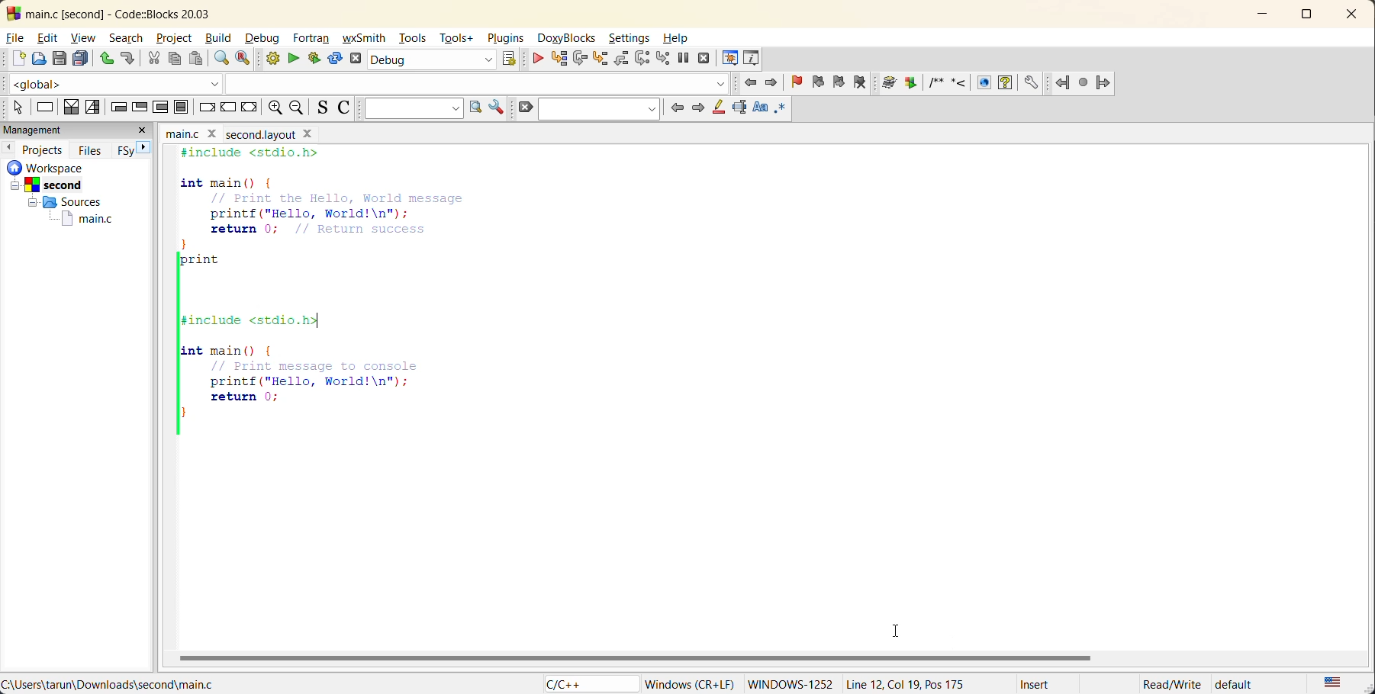 The image size is (1375, 694). Describe the element at coordinates (42, 150) in the screenshot. I see `projects` at that location.